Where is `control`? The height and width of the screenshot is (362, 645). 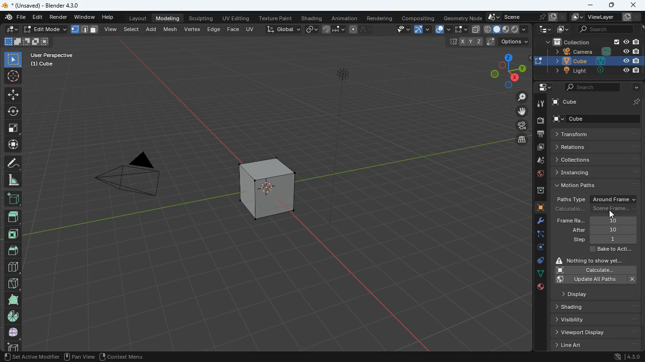 control is located at coordinates (538, 262).